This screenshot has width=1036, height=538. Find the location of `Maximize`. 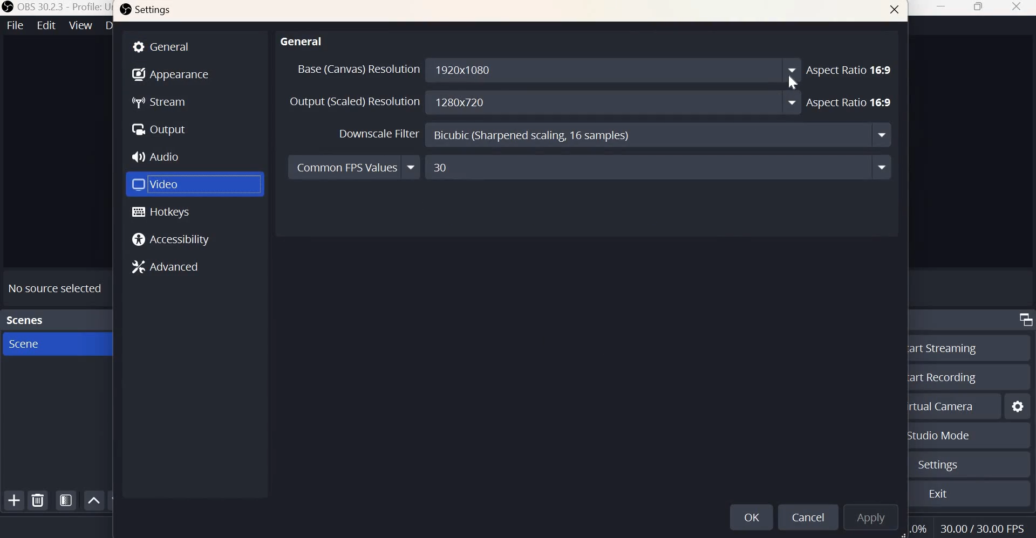

Maximize is located at coordinates (979, 9).